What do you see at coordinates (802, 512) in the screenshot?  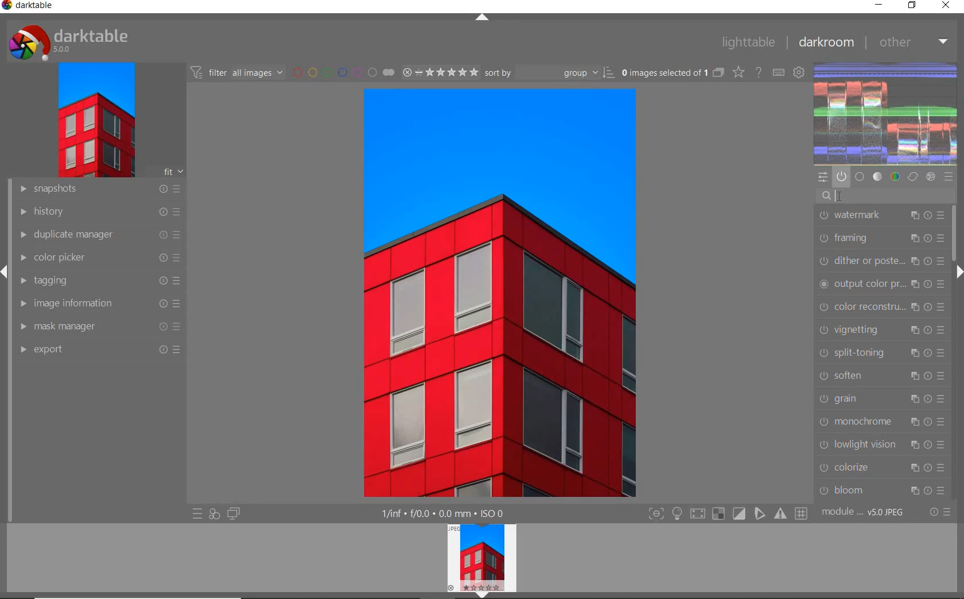 I see `grid overlay` at bounding box center [802, 512].